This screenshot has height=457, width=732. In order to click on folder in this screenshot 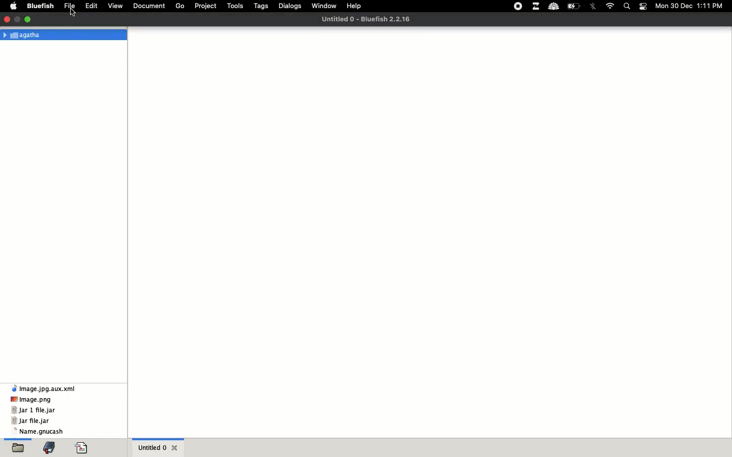, I will do `click(17, 449)`.